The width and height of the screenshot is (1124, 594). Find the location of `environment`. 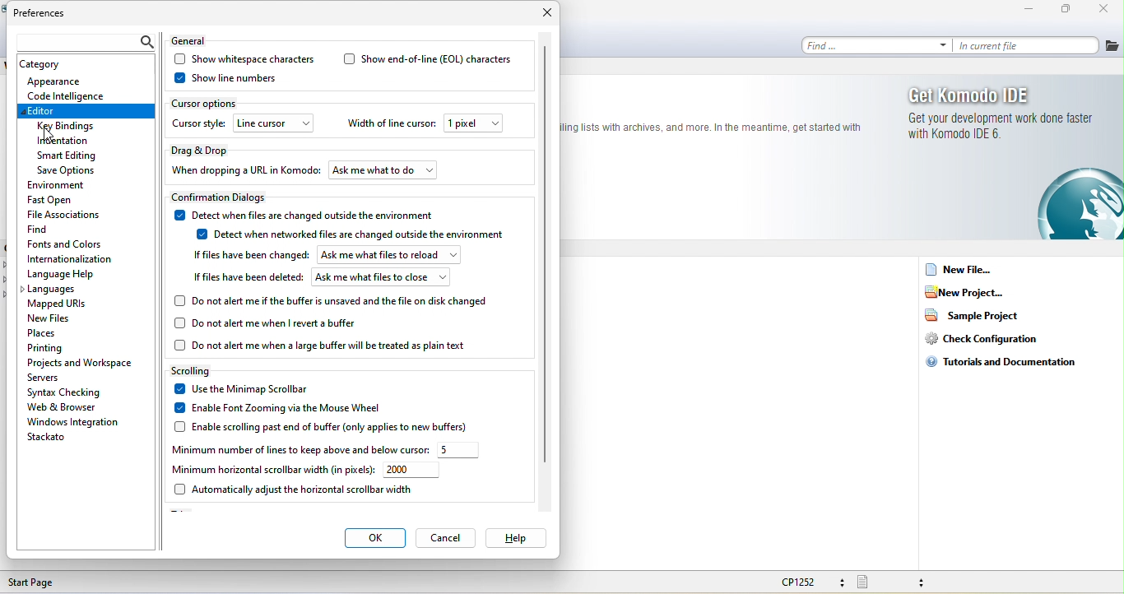

environment is located at coordinates (72, 186).